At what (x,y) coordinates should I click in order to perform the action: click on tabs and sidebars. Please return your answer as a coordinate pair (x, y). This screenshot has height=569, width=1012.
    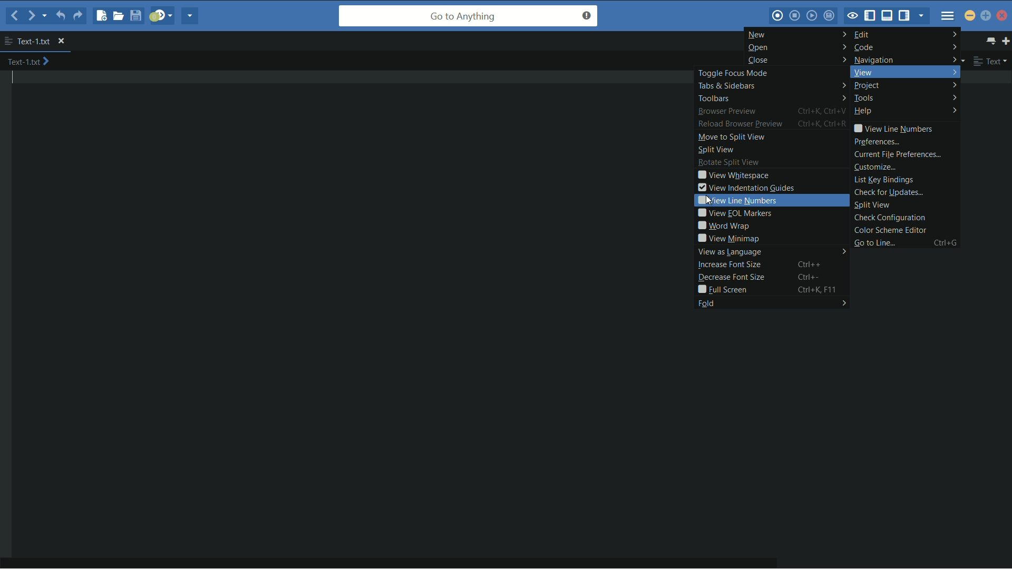
    Looking at the image, I should click on (771, 86).